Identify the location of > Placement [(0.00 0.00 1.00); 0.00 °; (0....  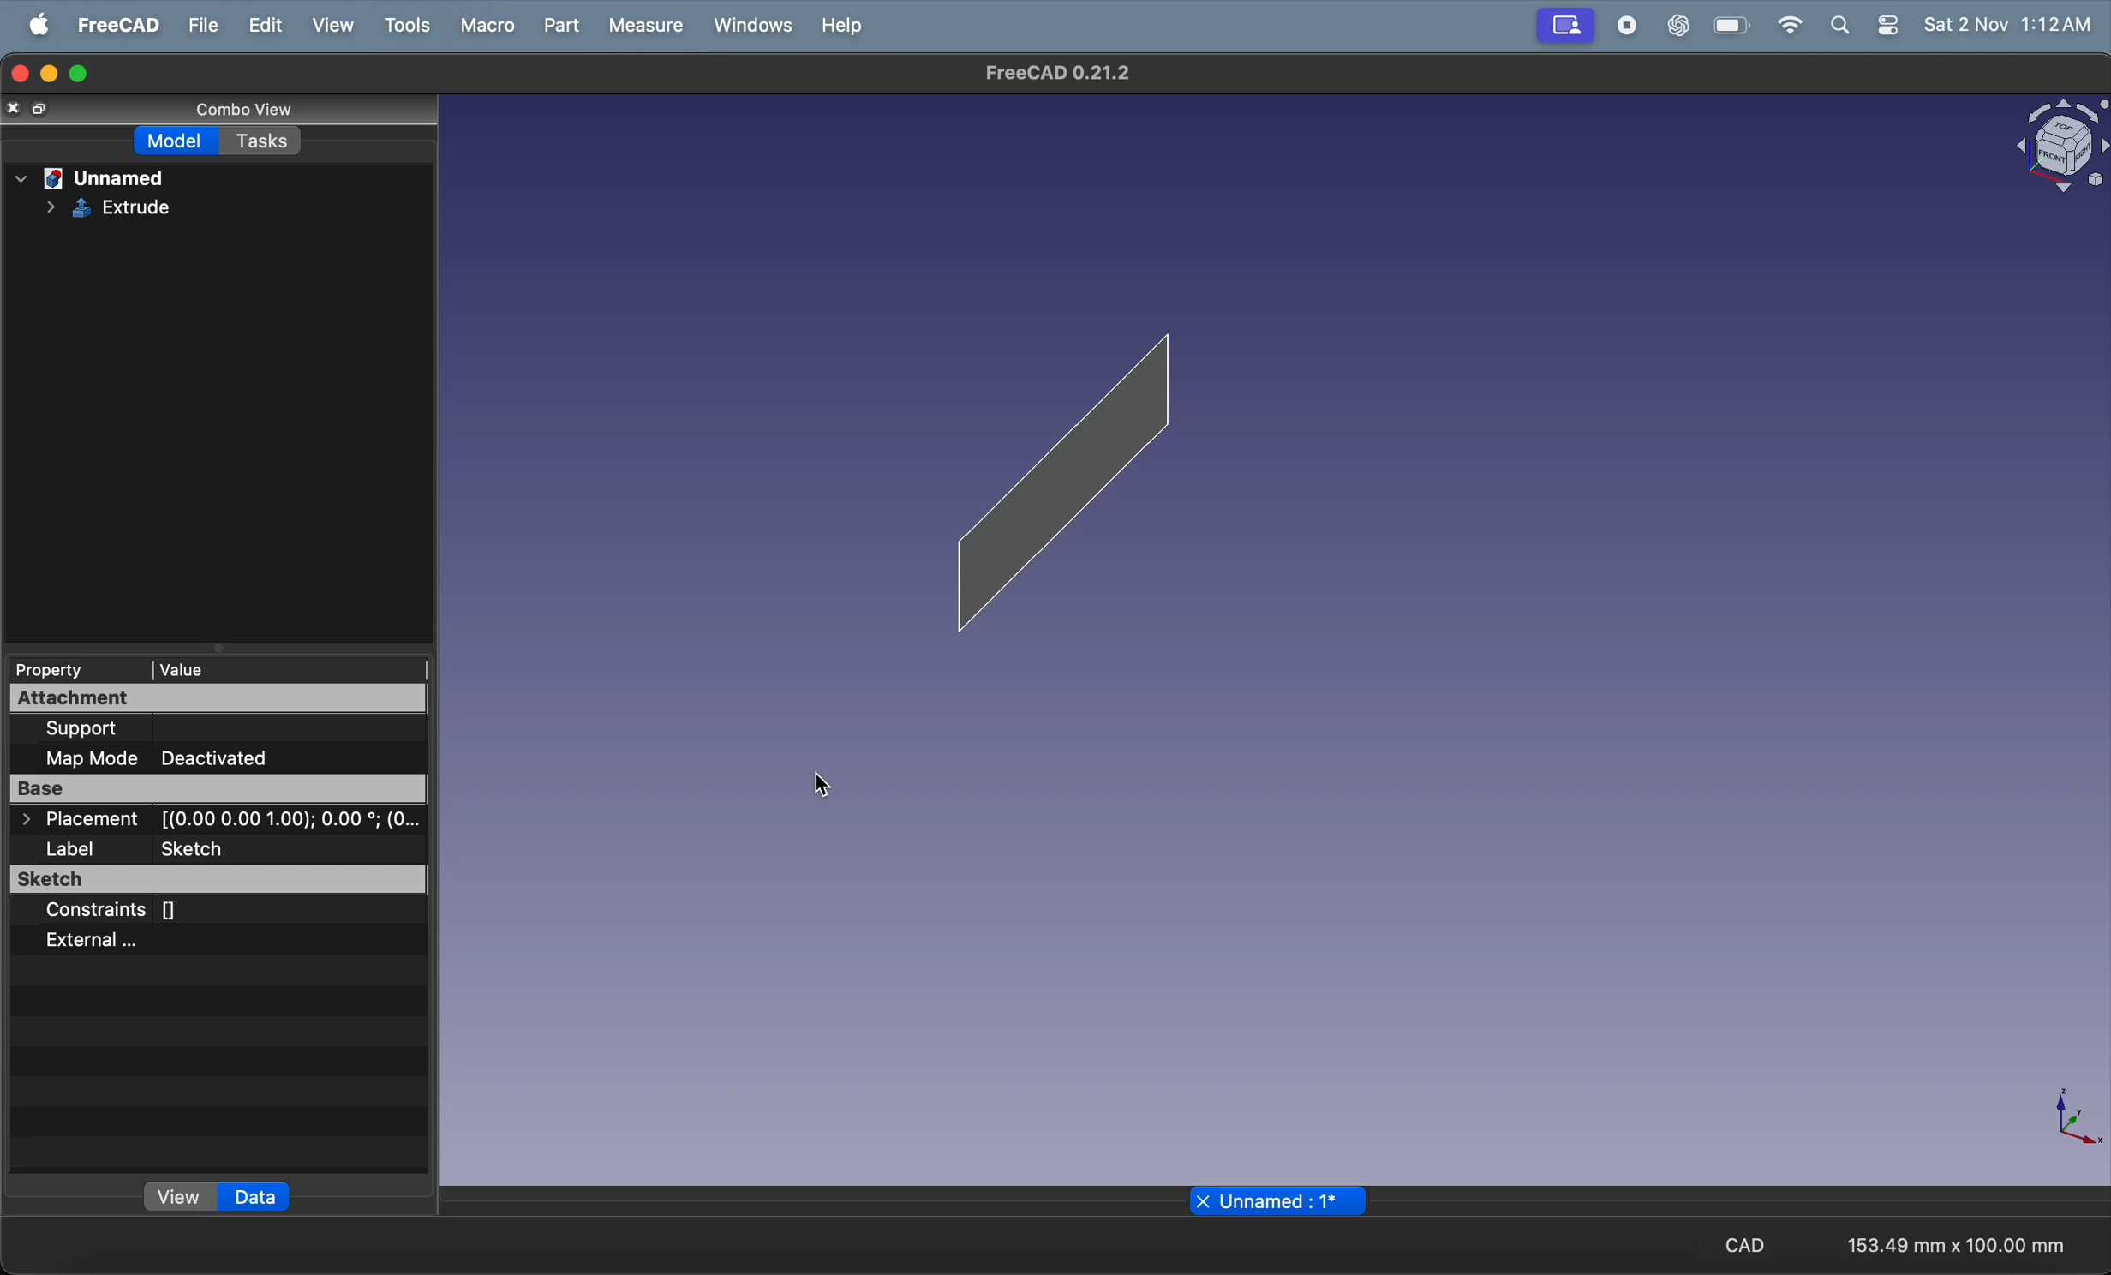
(217, 818).